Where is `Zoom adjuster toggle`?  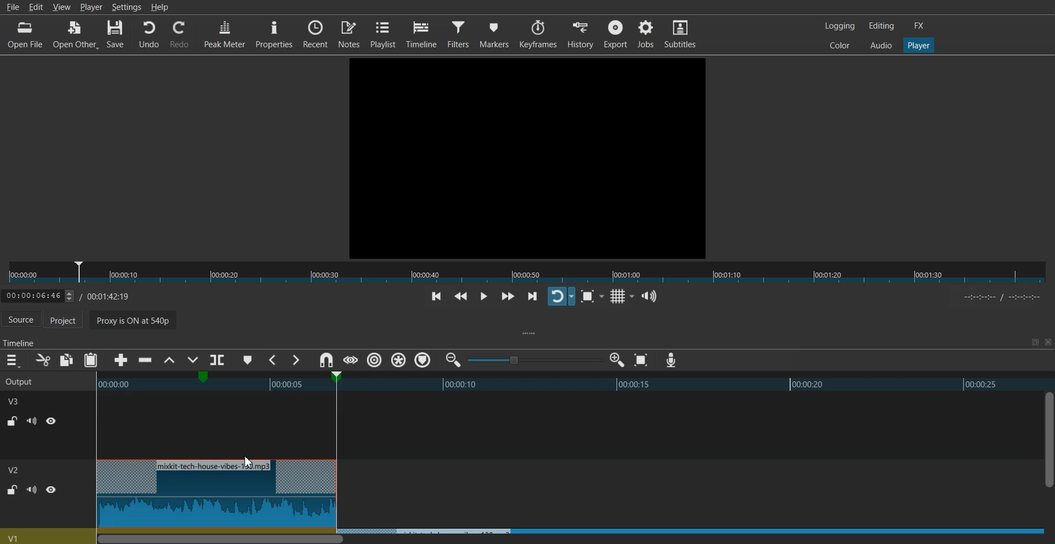
Zoom adjuster toggle is located at coordinates (535, 360).